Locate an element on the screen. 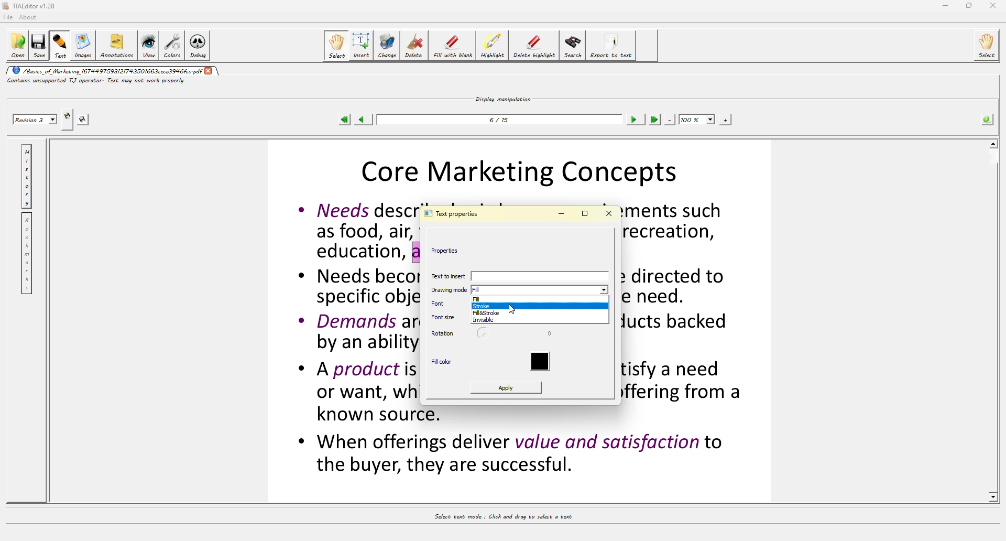 The height and width of the screenshot is (541, 1006). delete is located at coordinates (414, 45).